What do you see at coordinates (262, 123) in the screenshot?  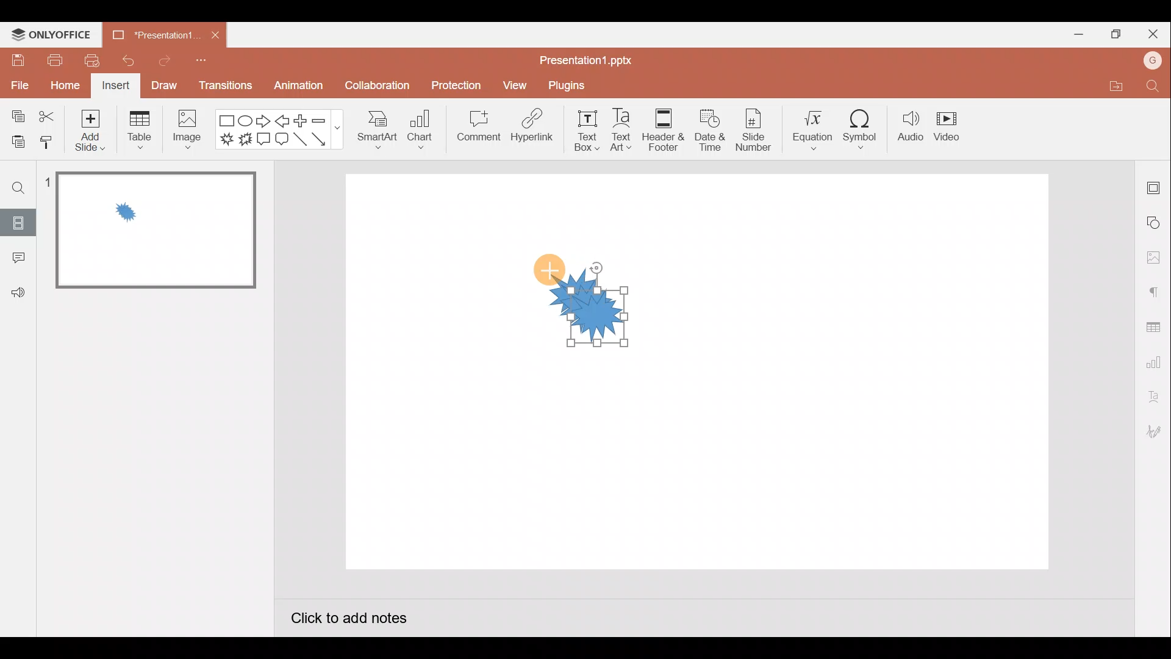 I see `Right arrow` at bounding box center [262, 123].